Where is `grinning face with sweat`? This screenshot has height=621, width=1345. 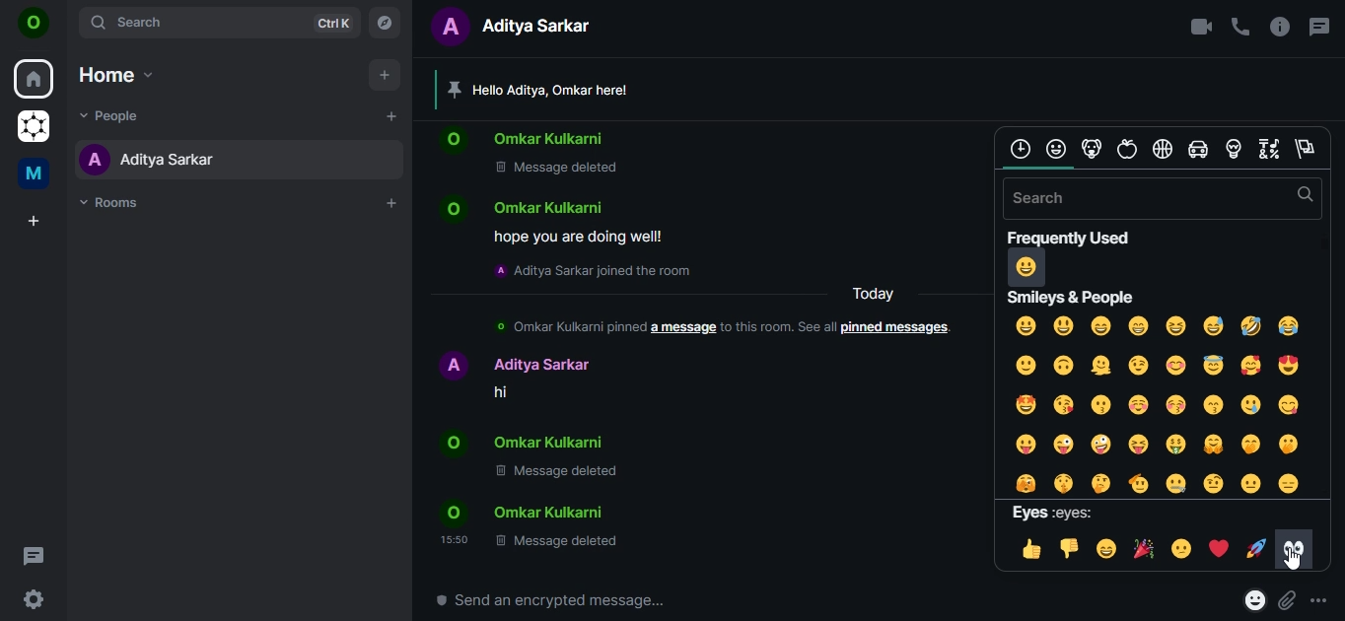 grinning face with sweat is located at coordinates (1214, 327).